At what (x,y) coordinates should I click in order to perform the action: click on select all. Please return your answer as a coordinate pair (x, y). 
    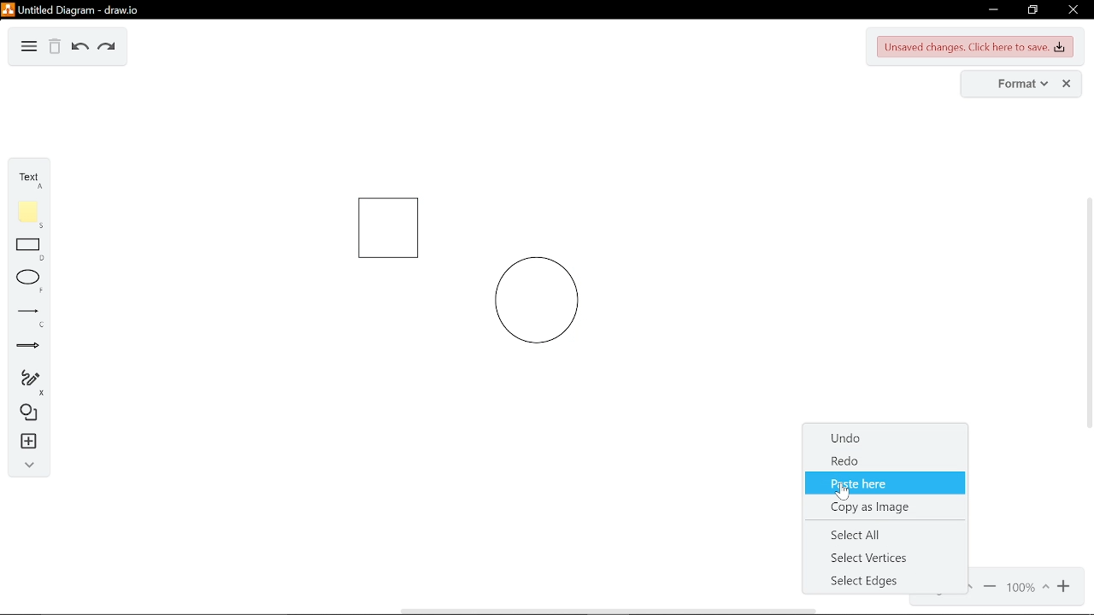
    Looking at the image, I should click on (879, 534).